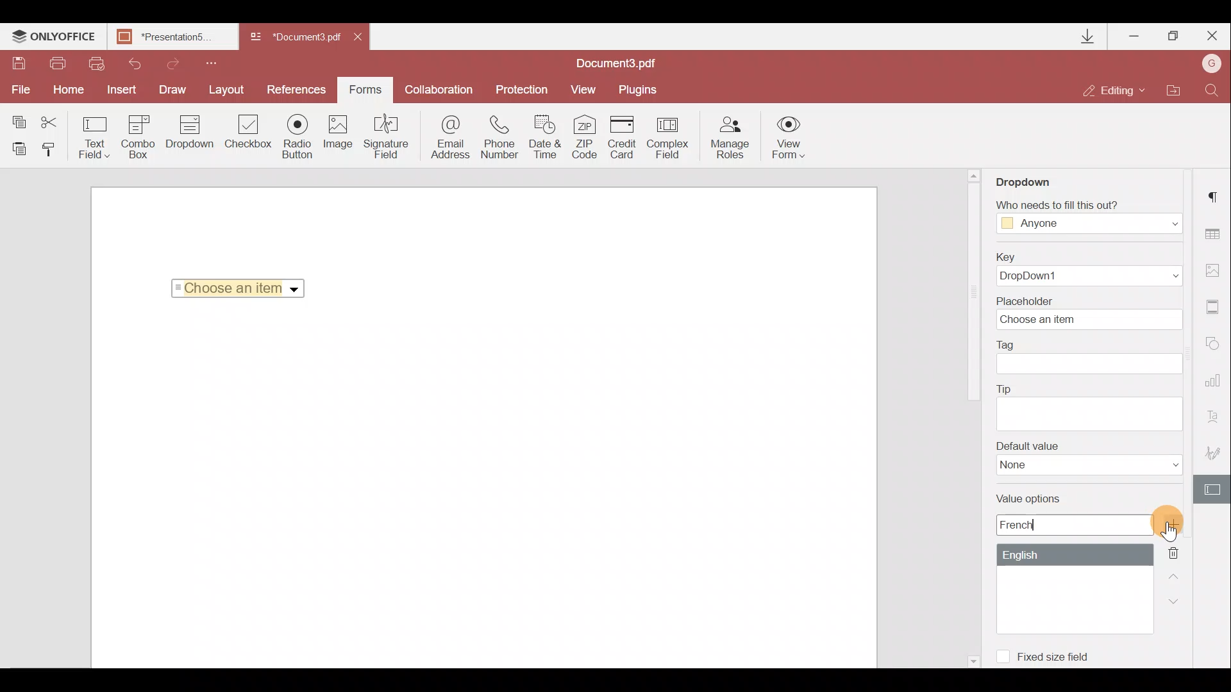 The image size is (1231, 692). I want to click on Header & Footer settings, so click(1216, 309).